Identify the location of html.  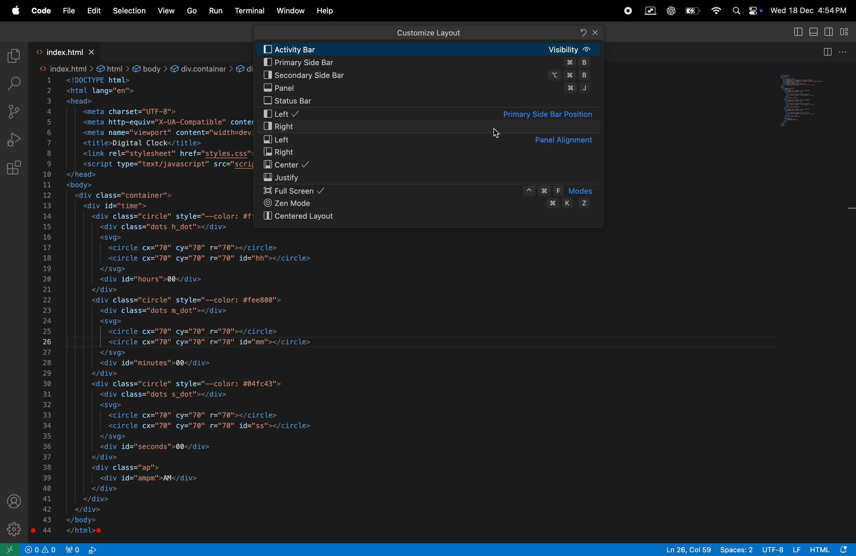
(831, 549).